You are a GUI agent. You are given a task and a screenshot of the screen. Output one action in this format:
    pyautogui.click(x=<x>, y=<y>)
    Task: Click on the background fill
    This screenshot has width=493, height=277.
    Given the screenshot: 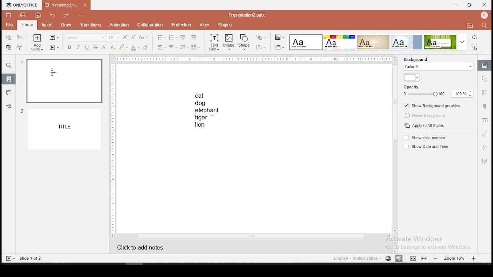 What is the action you would take?
    pyautogui.click(x=437, y=65)
    